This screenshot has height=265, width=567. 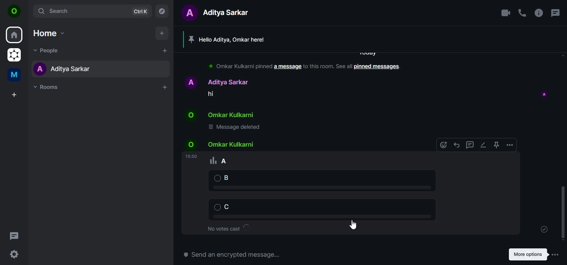 I want to click on video call, so click(x=505, y=13).